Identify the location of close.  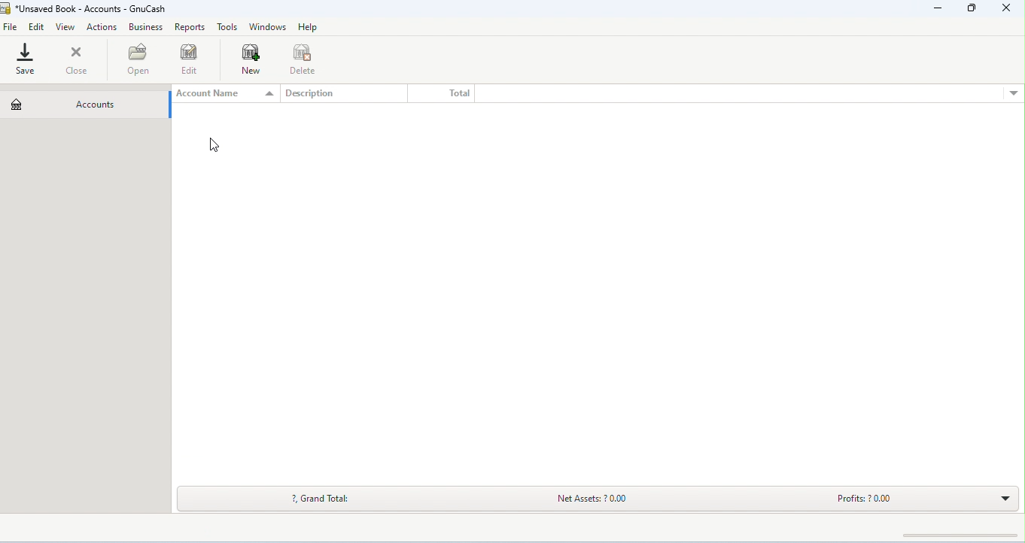
(76, 59).